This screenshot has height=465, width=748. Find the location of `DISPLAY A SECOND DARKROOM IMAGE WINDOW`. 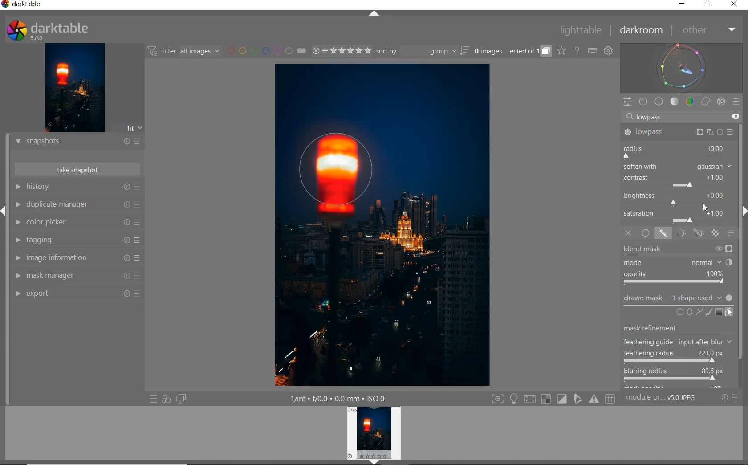

DISPLAY A SECOND DARKROOM IMAGE WINDOW is located at coordinates (181, 399).